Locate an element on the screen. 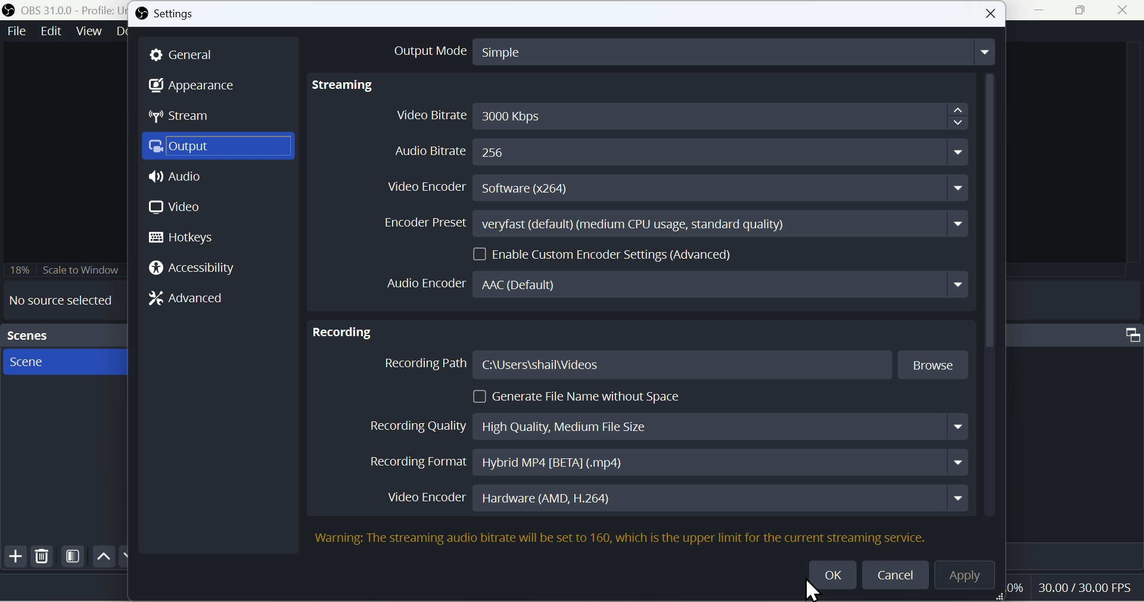  Add is located at coordinates (14, 559).